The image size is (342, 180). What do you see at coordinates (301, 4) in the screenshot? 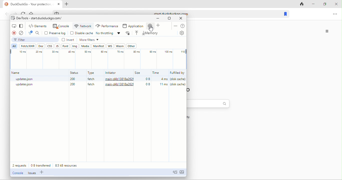
I see `track tab` at bounding box center [301, 4].